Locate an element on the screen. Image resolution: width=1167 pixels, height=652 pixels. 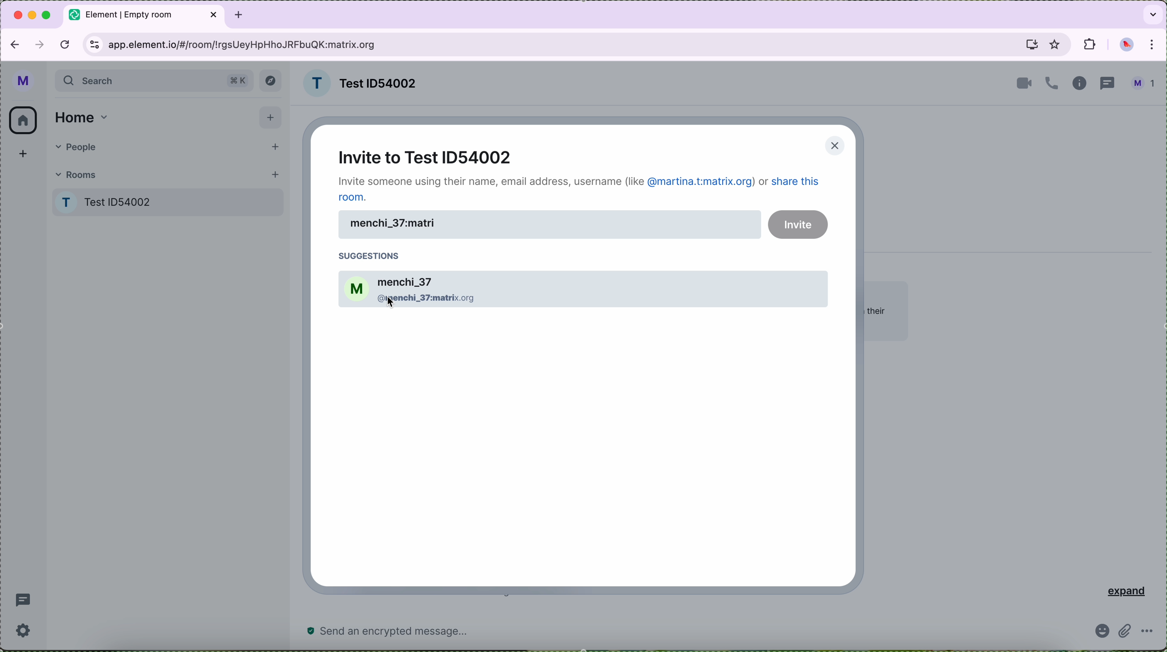
search bar is located at coordinates (154, 82).